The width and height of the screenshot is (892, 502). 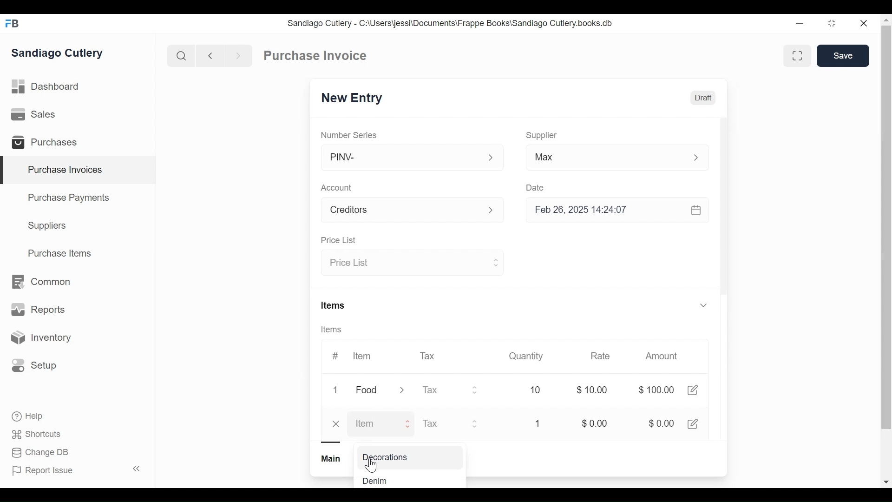 I want to click on Price List, so click(x=403, y=264).